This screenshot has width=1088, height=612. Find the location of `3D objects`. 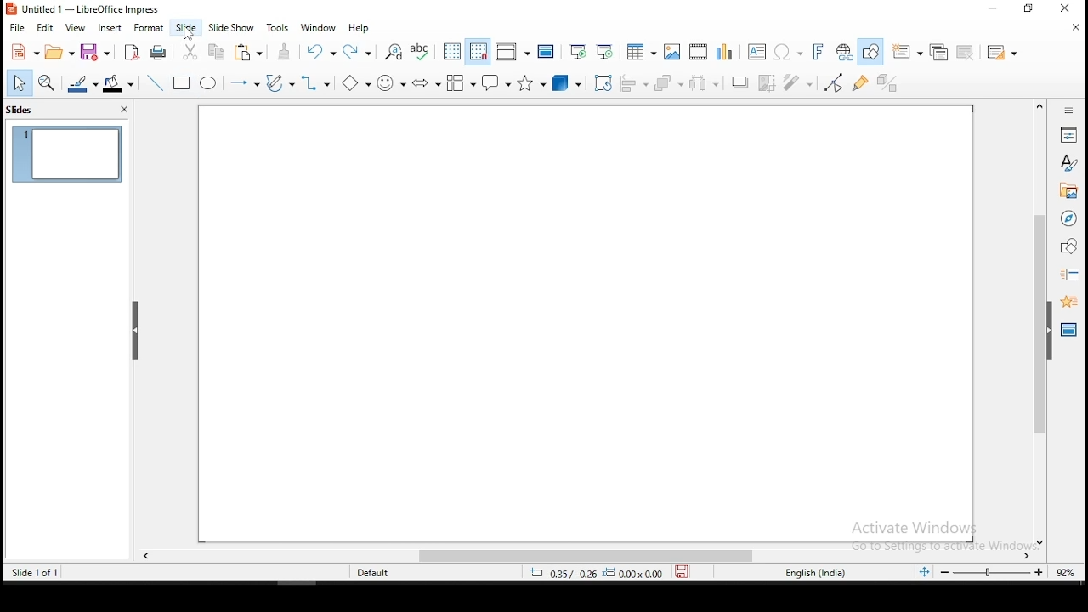

3D objects is located at coordinates (566, 84).